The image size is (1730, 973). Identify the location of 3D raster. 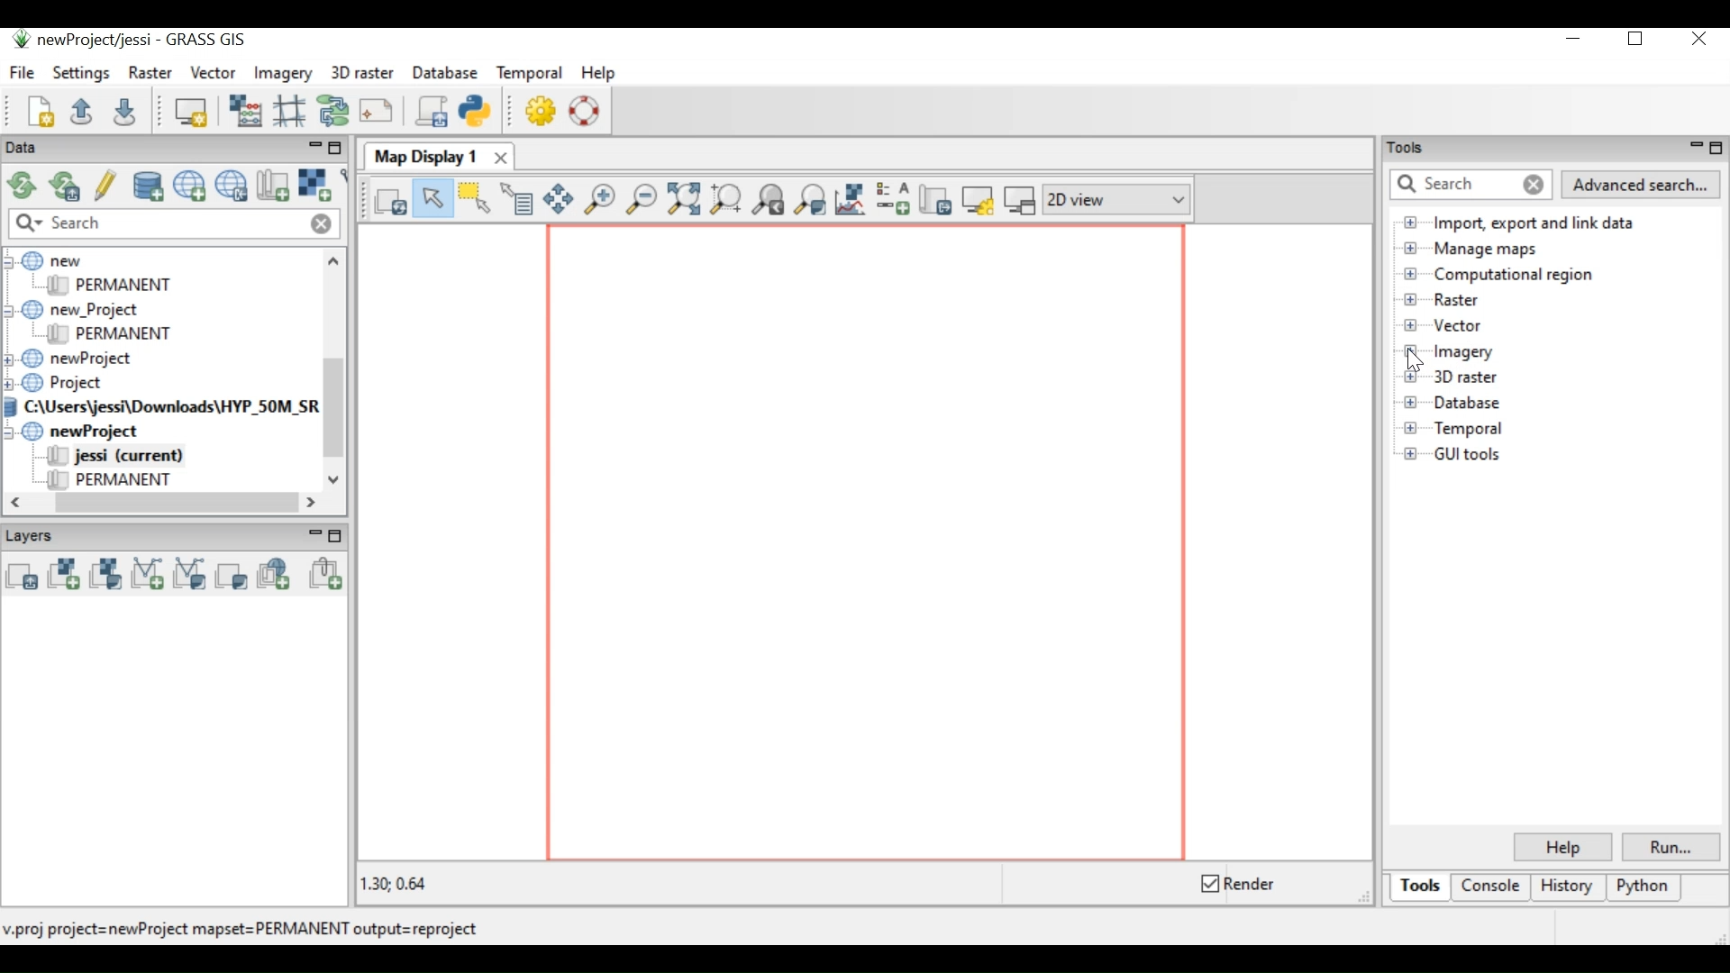
(361, 72).